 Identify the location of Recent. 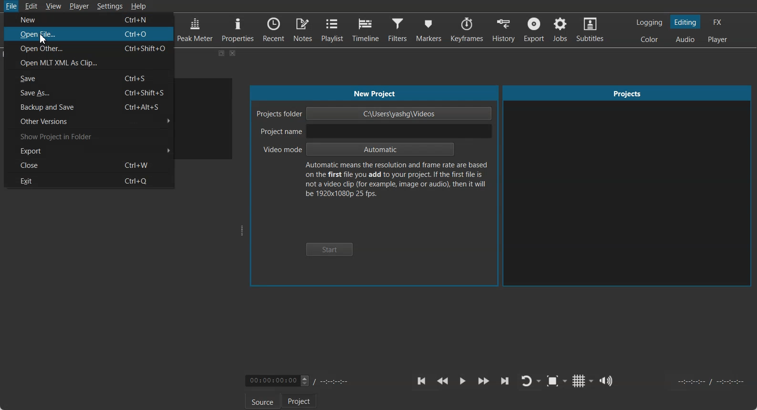
(274, 29).